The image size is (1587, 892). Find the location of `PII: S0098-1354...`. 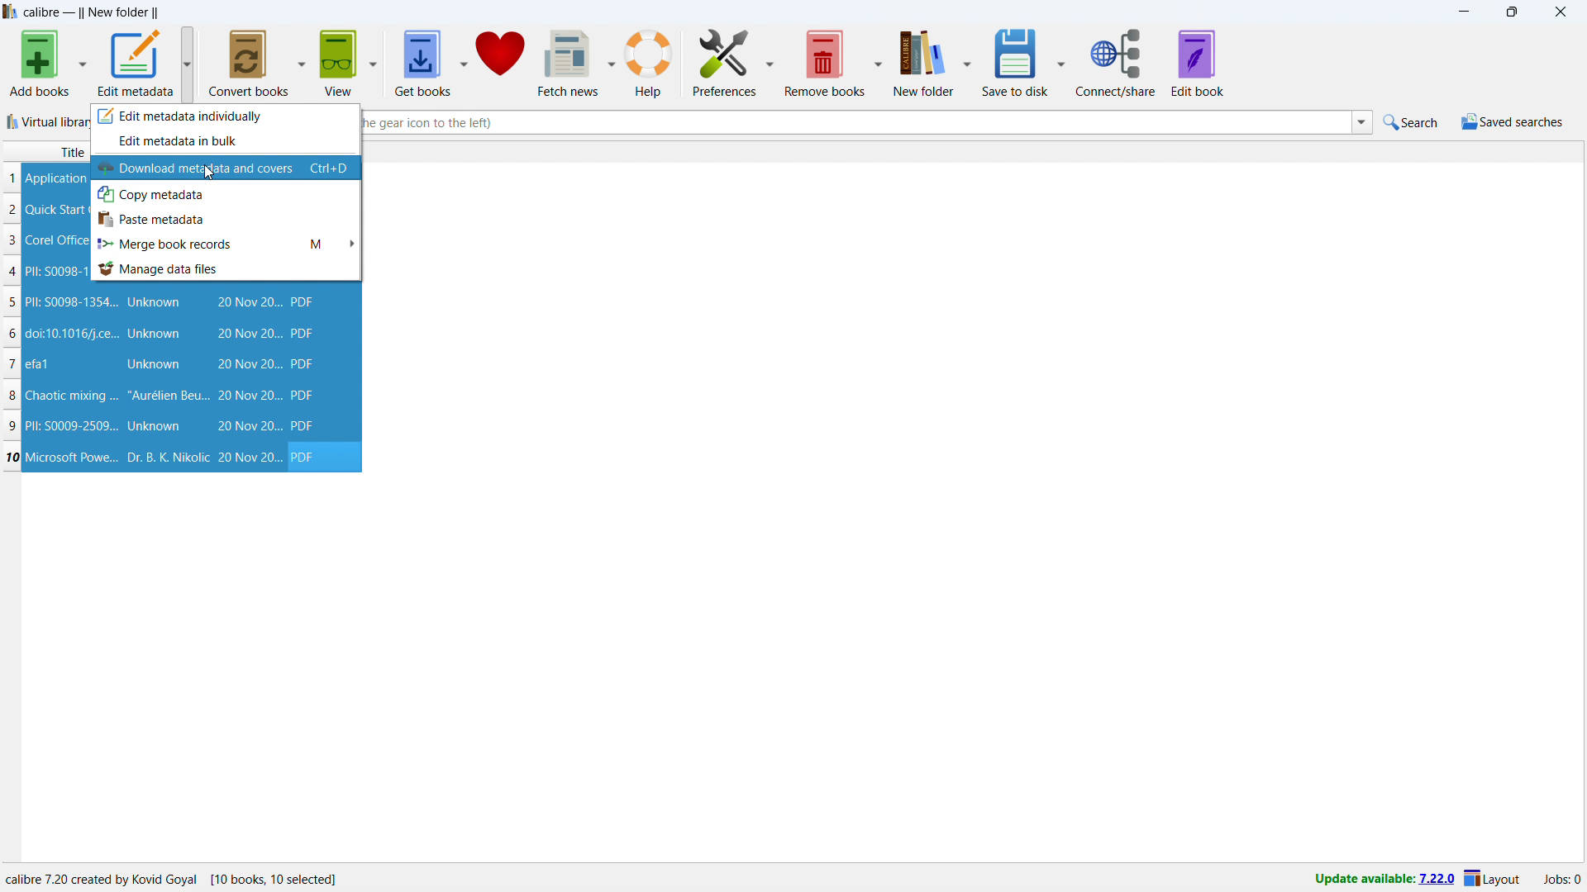

PII: S0098-1354... is located at coordinates (60, 270).